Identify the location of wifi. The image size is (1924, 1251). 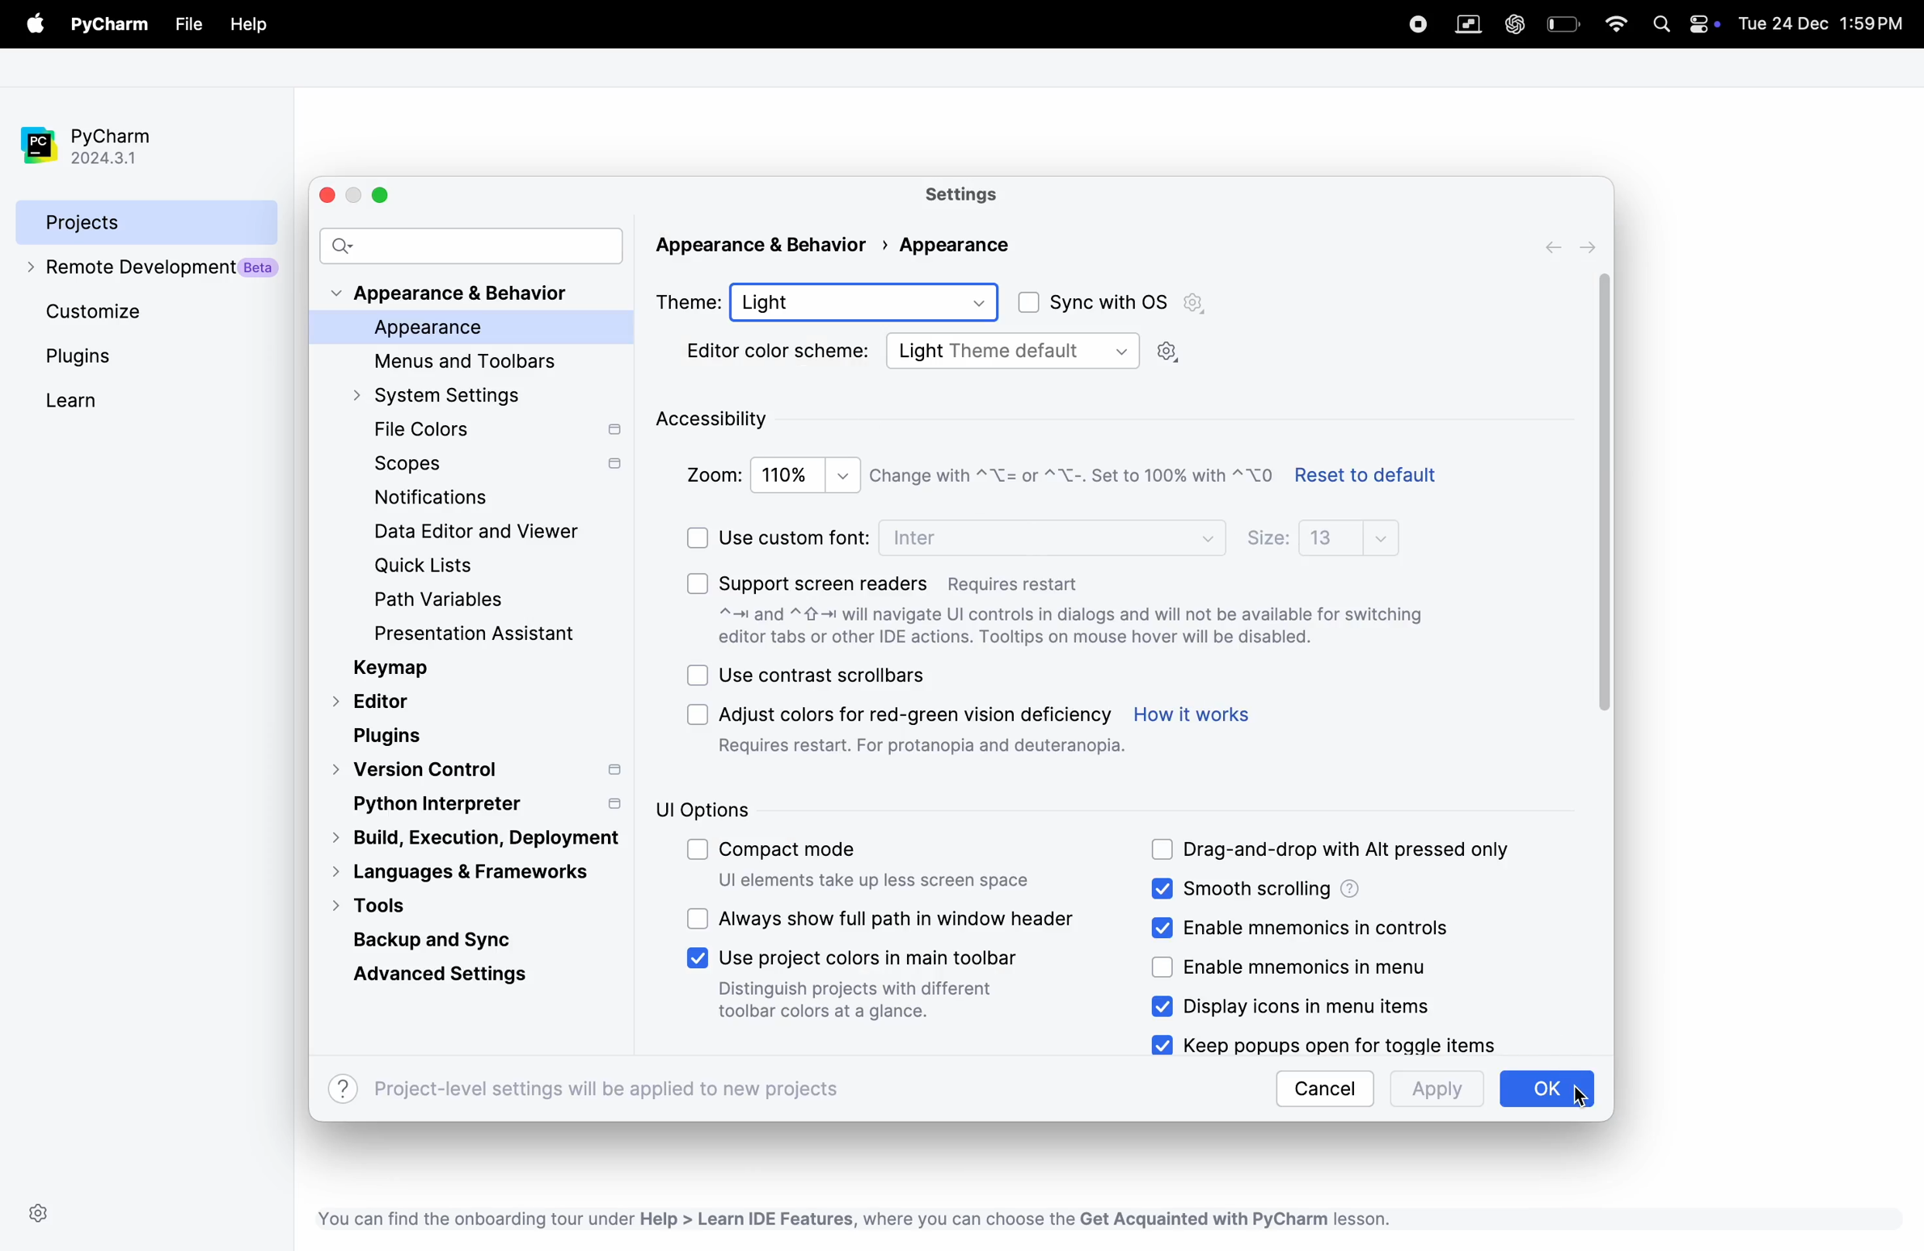
(1615, 27).